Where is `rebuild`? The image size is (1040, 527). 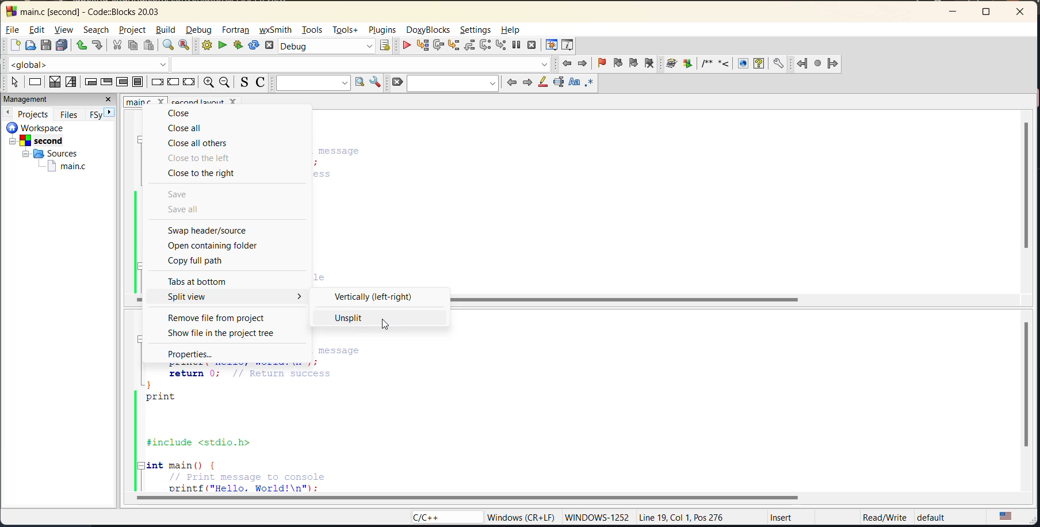 rebuild is located at coordinates (254, 45).